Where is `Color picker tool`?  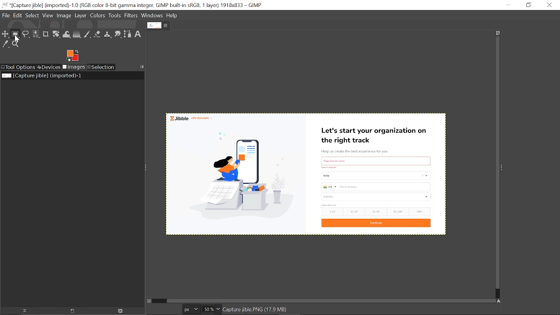
Color picker tool is located at coordinates (6, 45).